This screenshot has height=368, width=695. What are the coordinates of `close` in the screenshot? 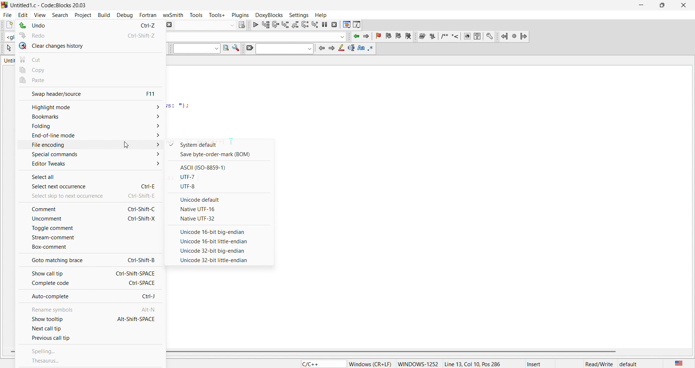 It's located at (684, 5).